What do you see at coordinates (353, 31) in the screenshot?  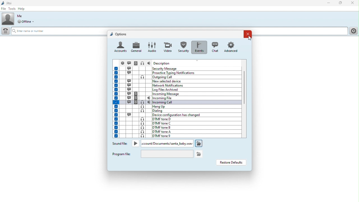 I see `History` at bounding box center [353, 31].